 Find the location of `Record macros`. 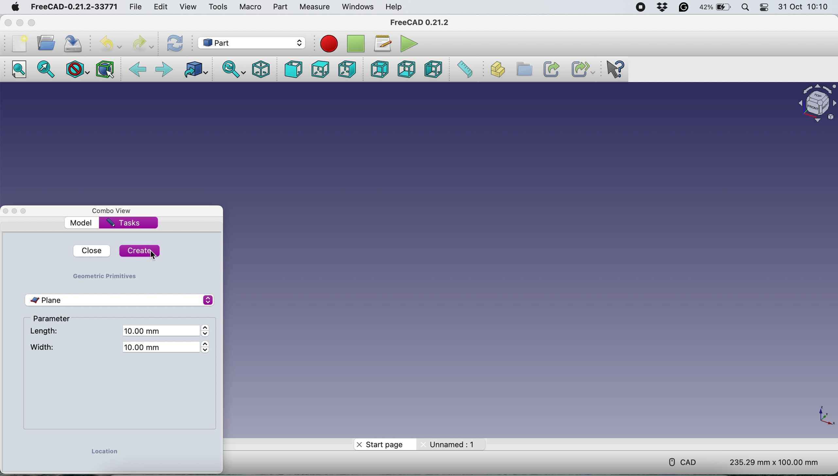

Record macros is located at coordinates (330, 44).